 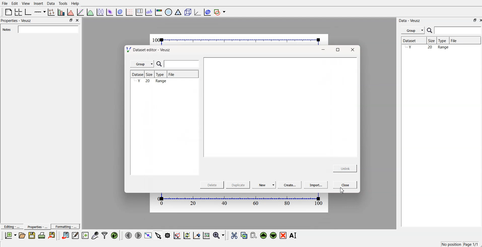 I want to click on Cut, so click(x=234, y=235).